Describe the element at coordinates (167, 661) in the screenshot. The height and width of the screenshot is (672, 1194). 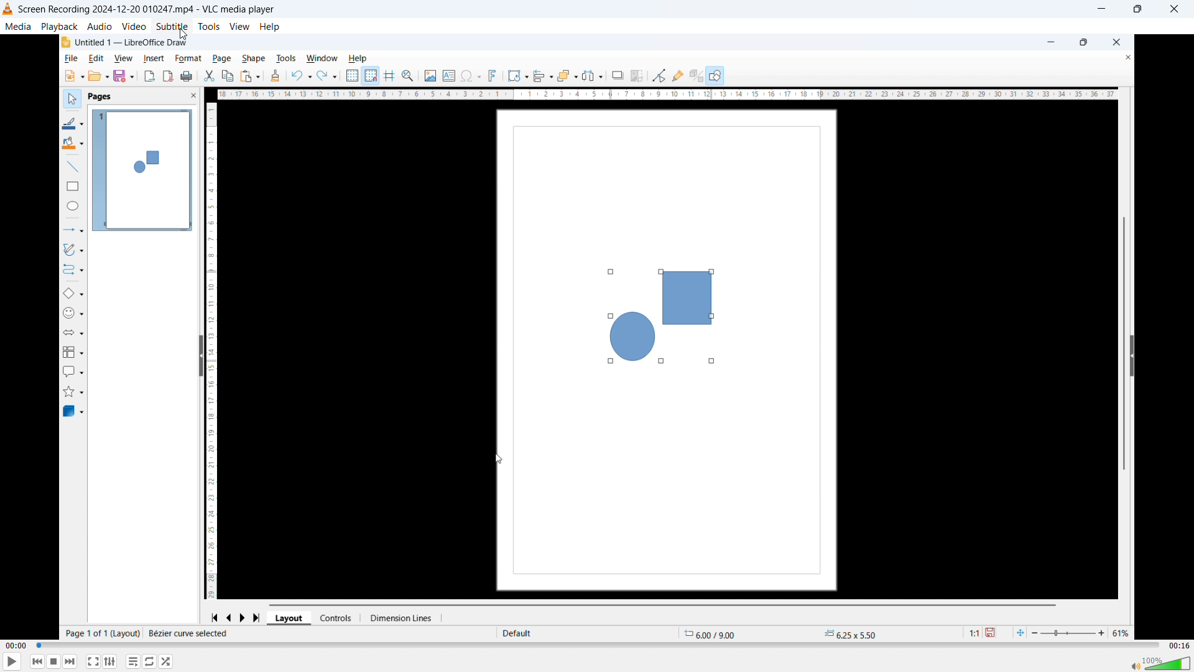
I see `Random ` at that location.